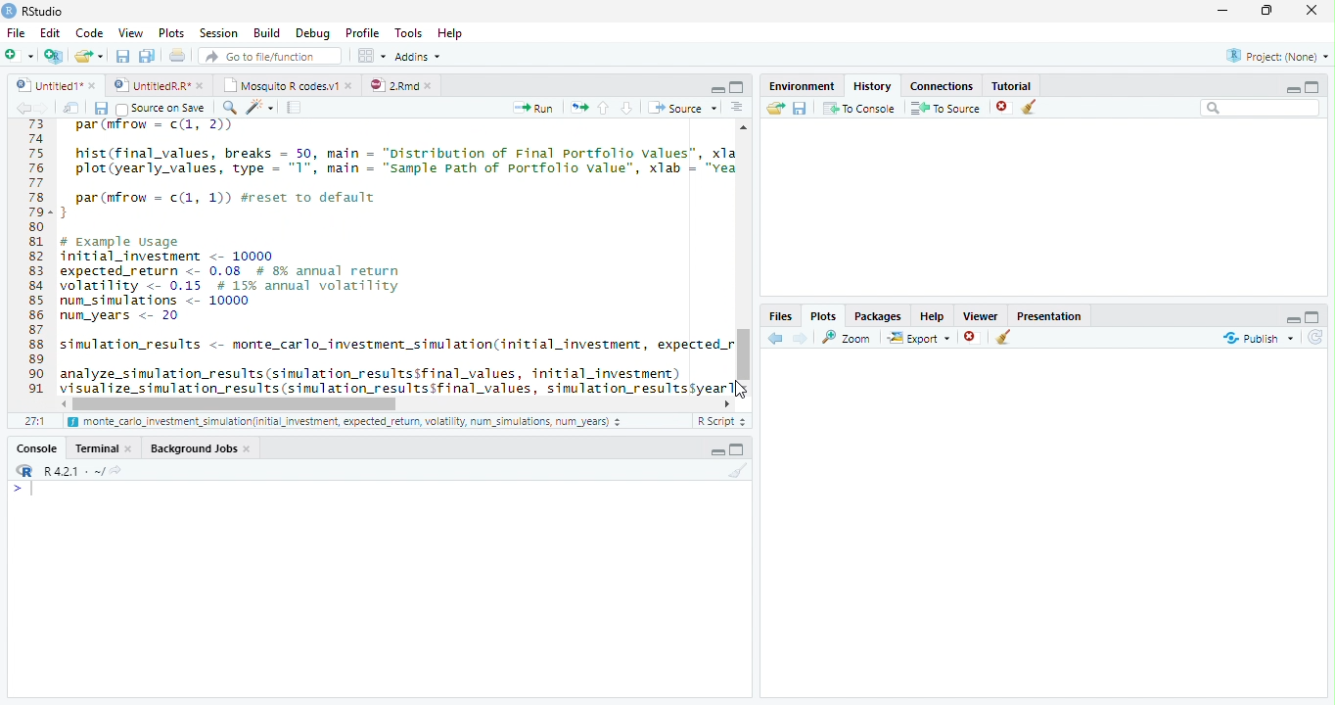 The image size is (1335, 705). What do you see at coordinates (1271, 12) in the screenshot?
I see `Maximize` at bounding box center [1271, 12].